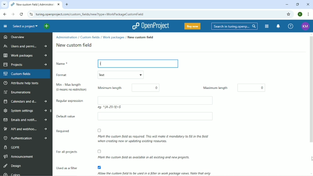 Image resolution: width=313 pixels, height=176 pixels. Describe the element at coordinates (14, 36) in the screenshot. I see `Overview` at that location.